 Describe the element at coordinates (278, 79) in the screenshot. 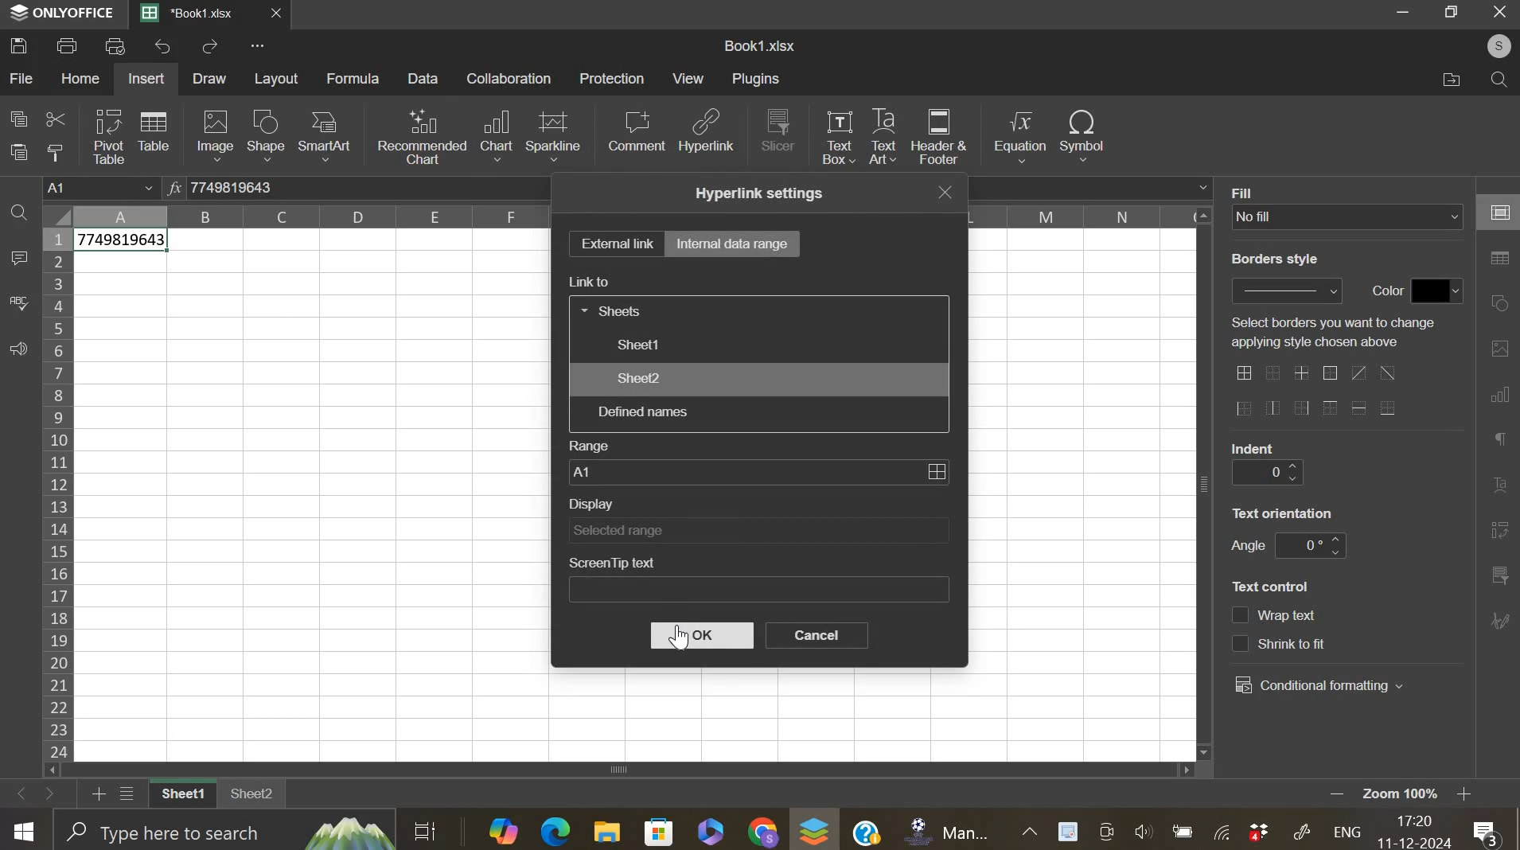

I see `layout` at that location.